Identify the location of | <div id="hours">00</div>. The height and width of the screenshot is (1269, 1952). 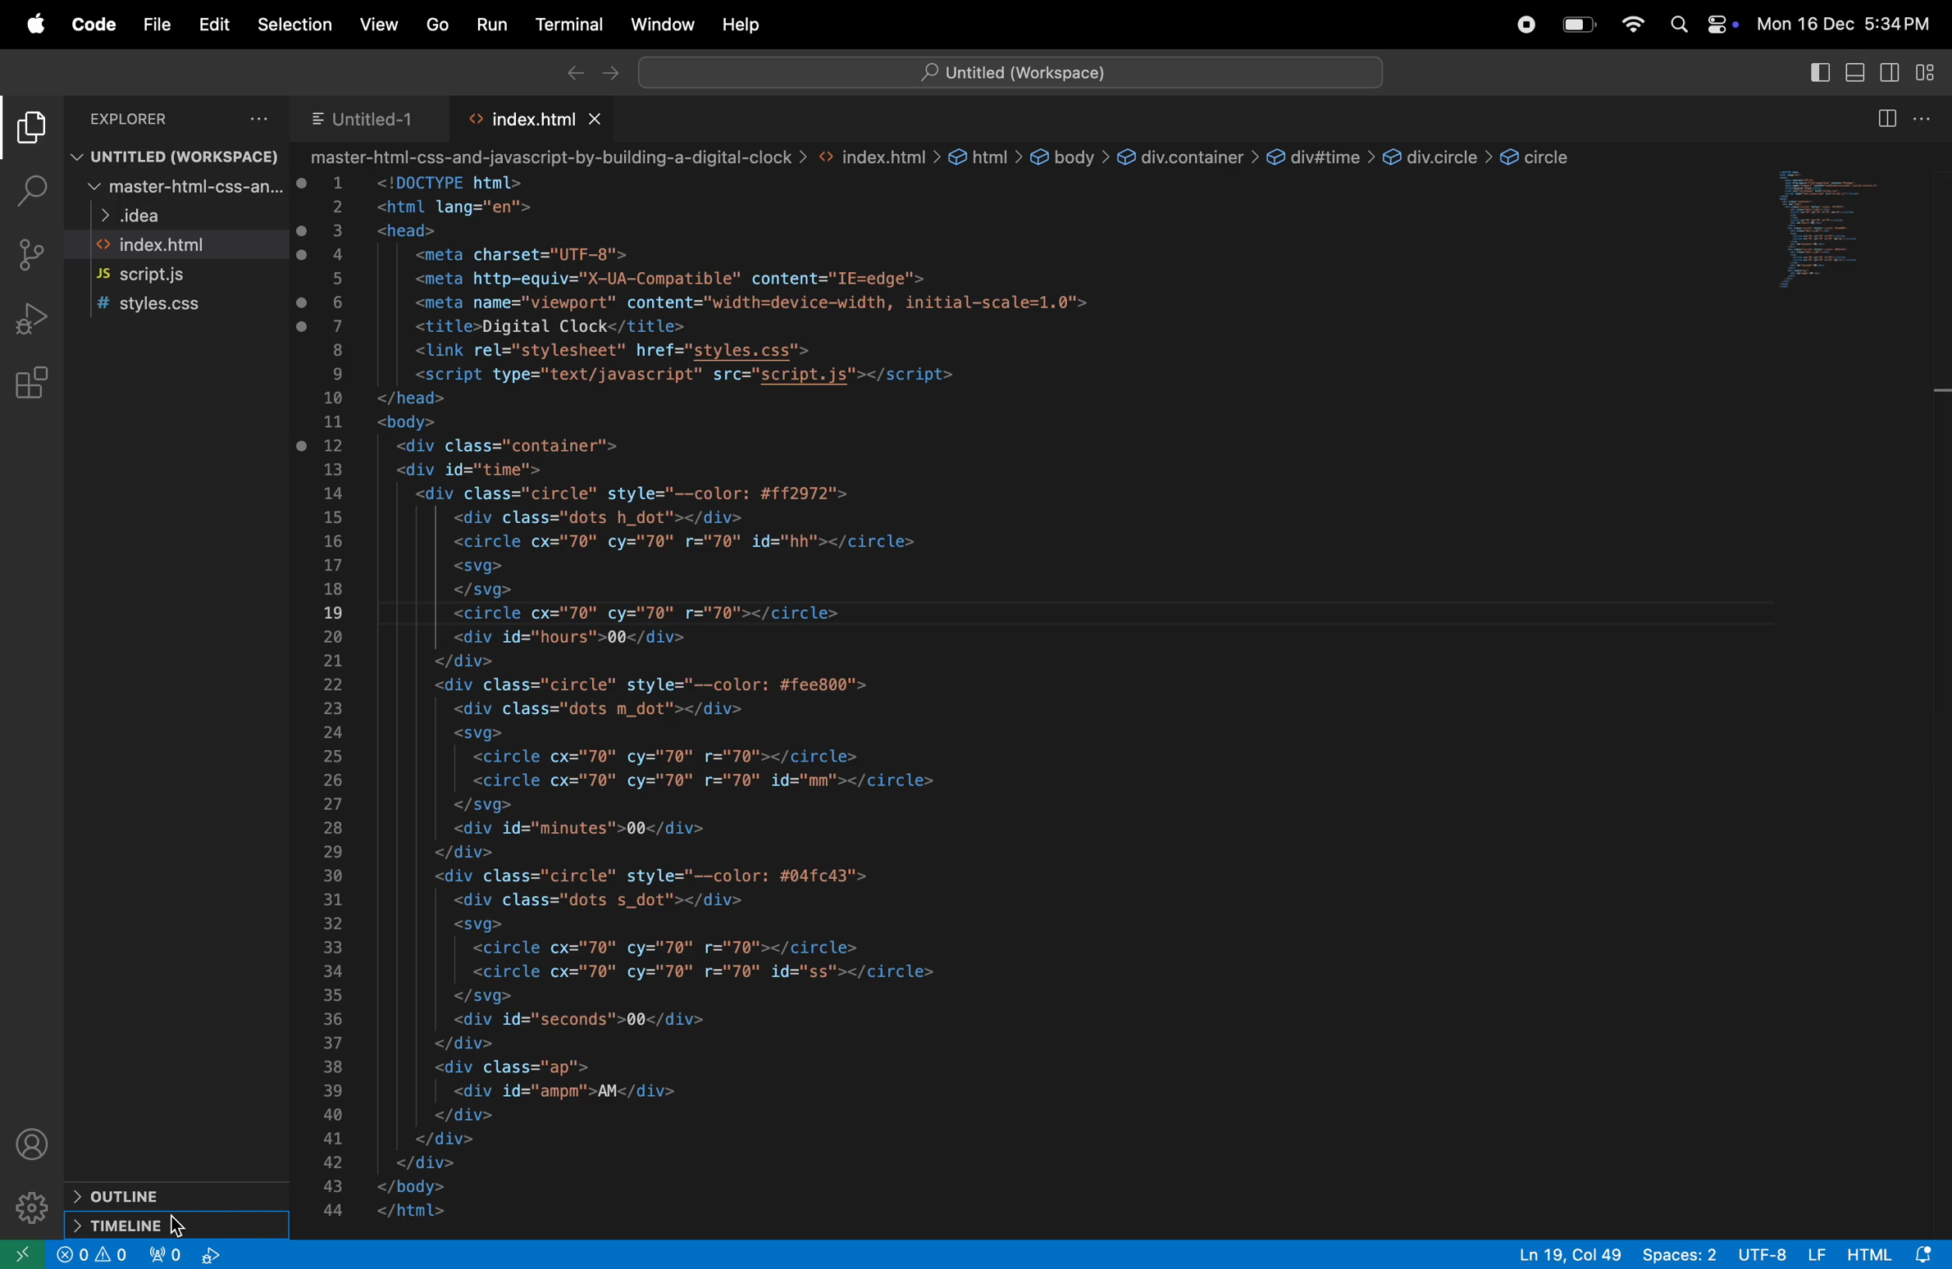
(570, 637).